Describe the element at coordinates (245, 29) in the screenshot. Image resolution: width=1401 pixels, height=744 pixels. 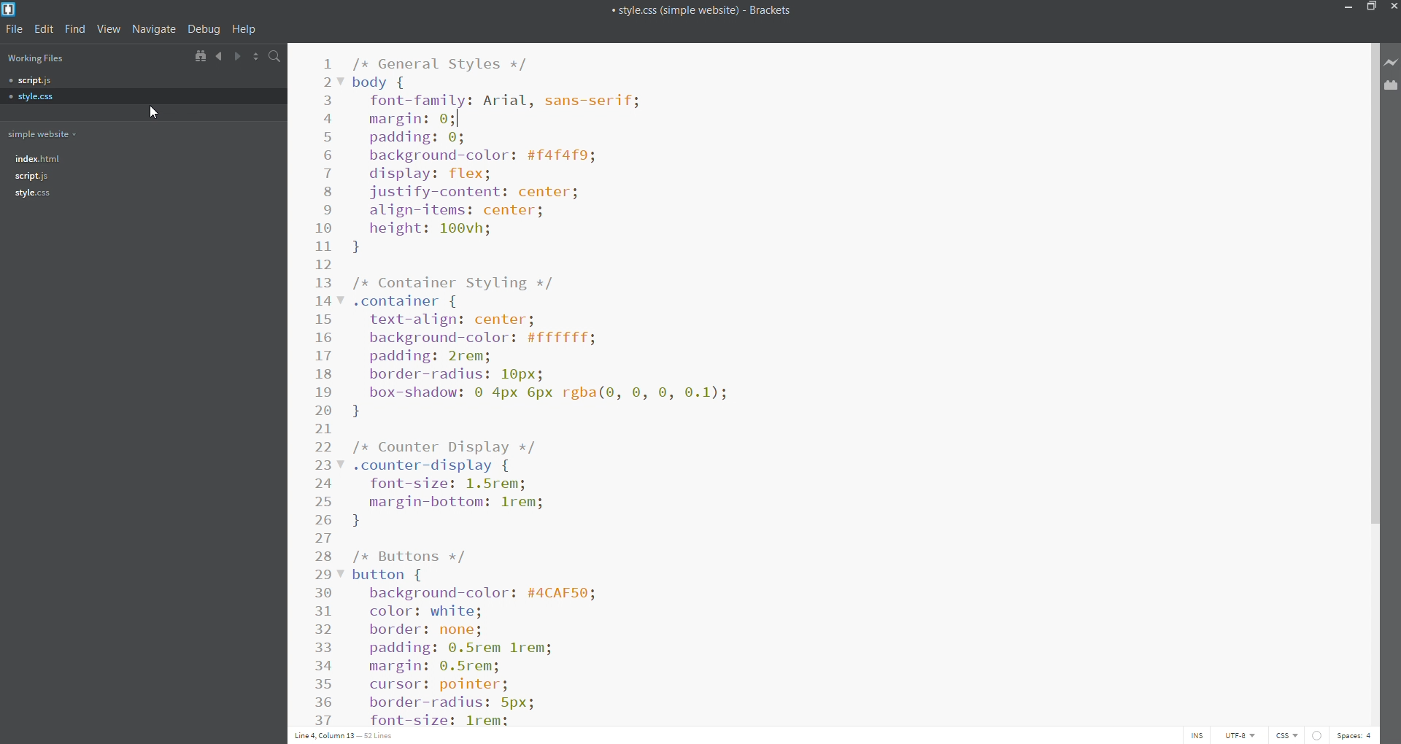
I see `help` at that location.